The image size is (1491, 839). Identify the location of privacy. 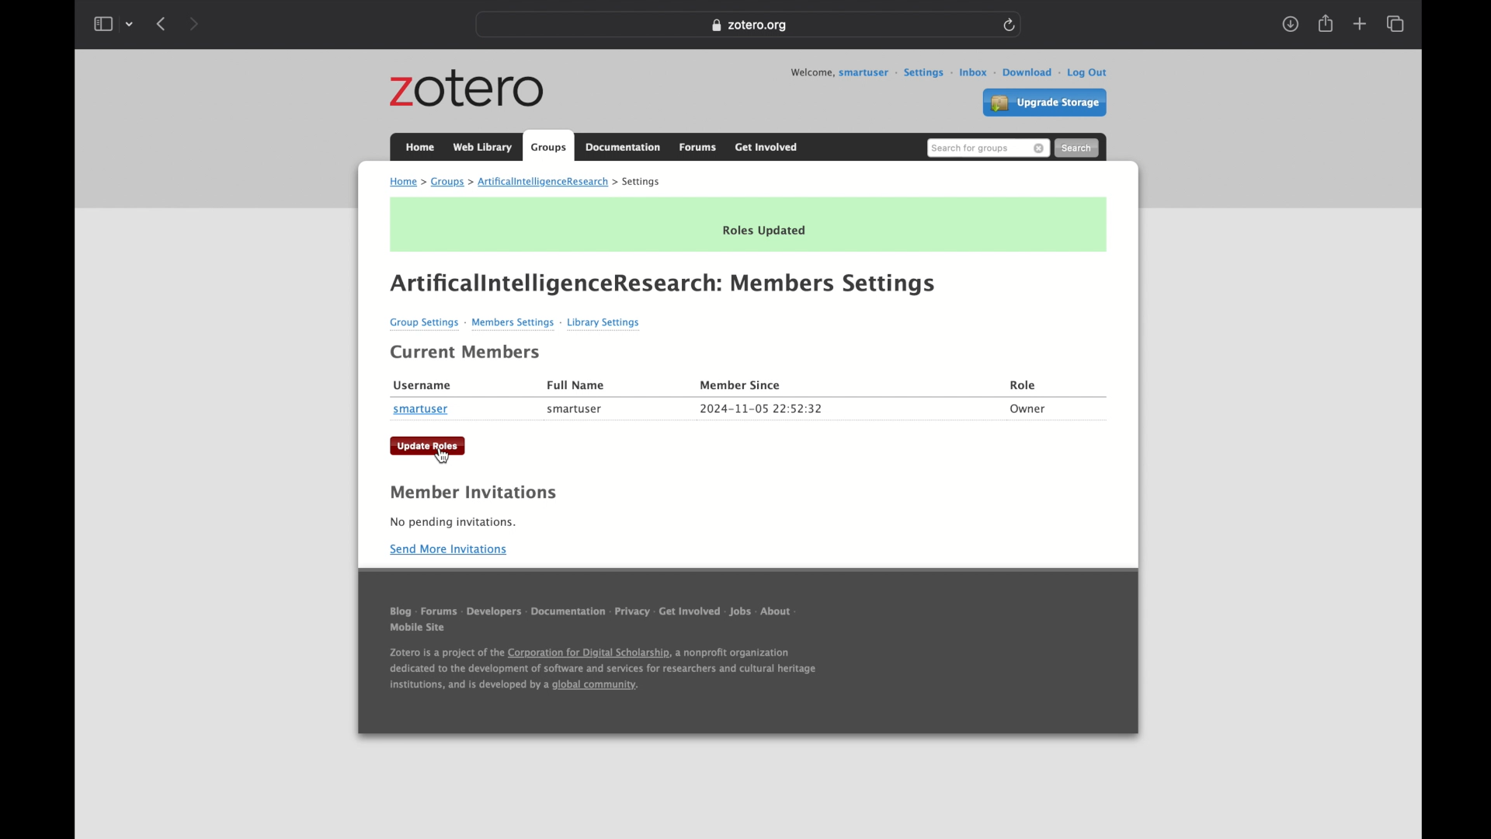
(631, 615).